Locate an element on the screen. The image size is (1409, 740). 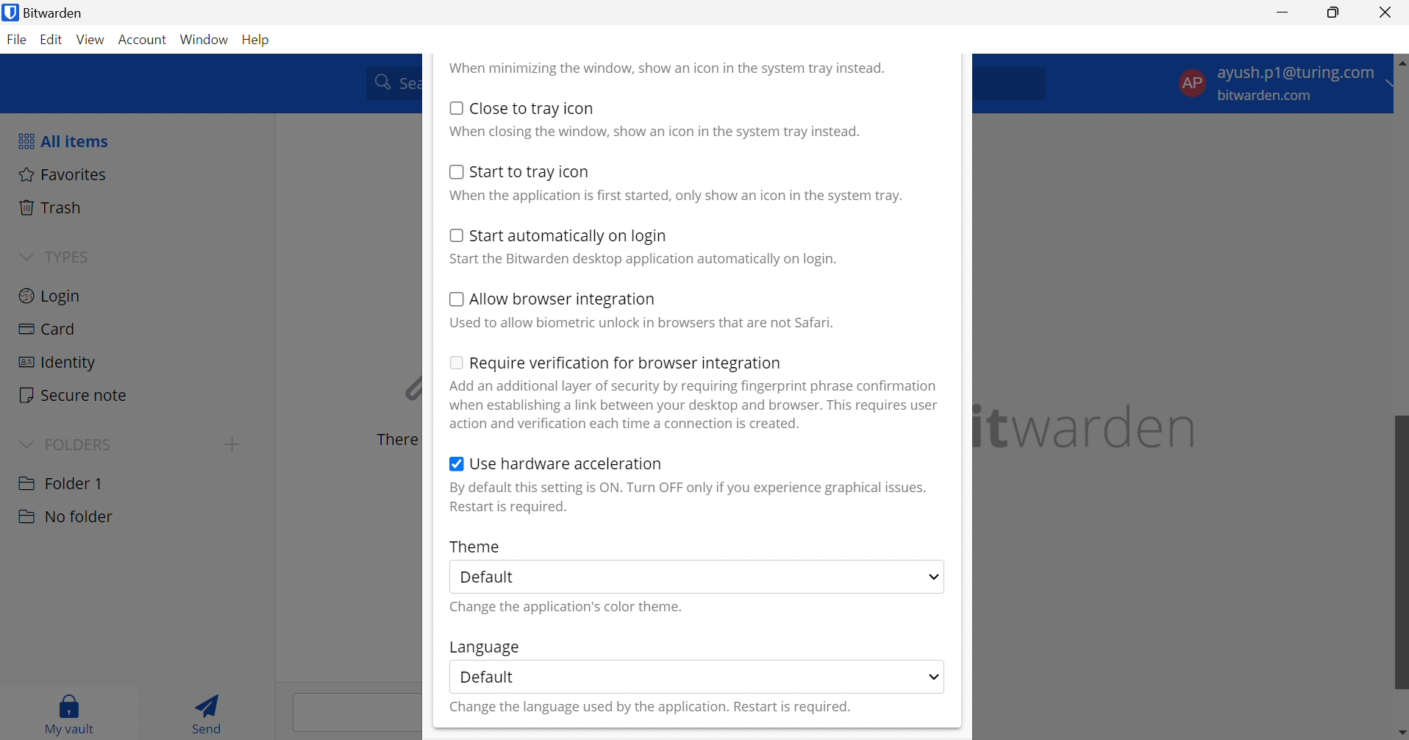
Checkbox is located at coordinates (456, 107).